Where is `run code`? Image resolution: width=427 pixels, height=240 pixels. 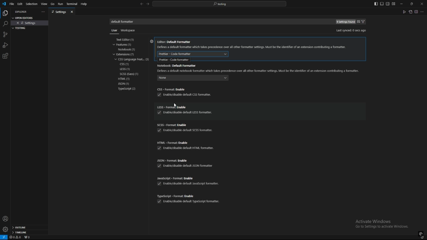 run code is located at coordinates (404, 12).